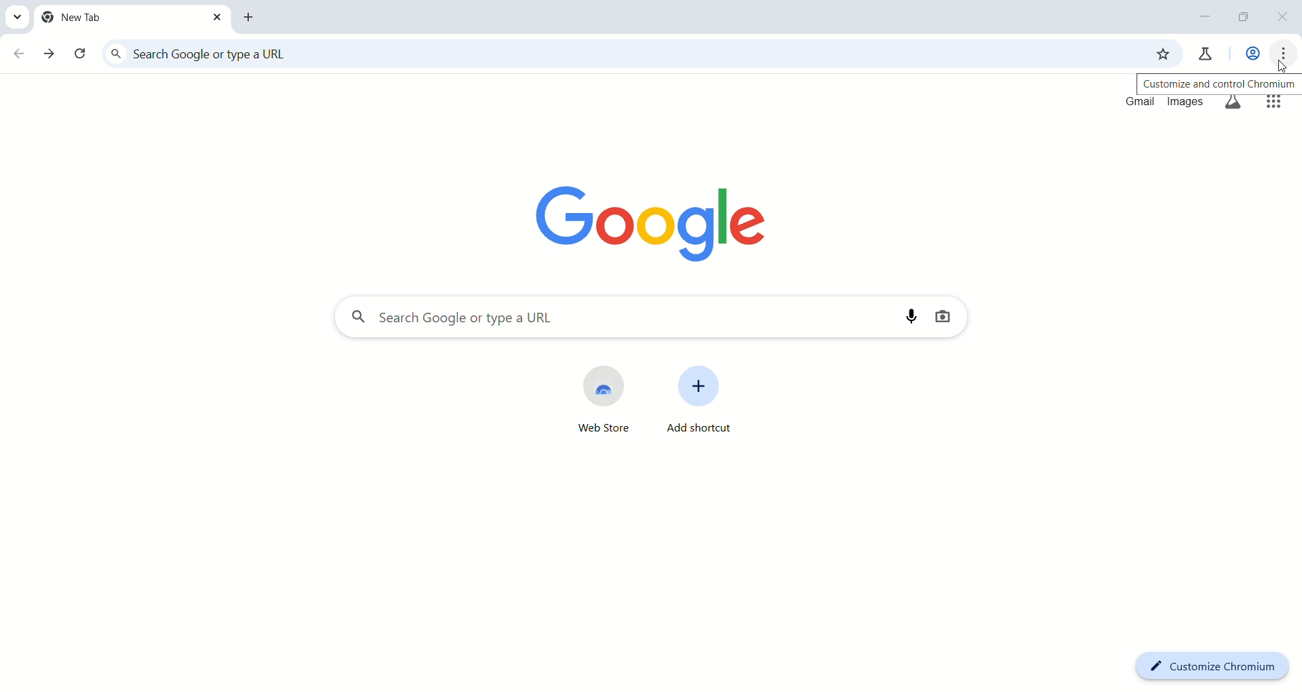  Describe the element at coordinates (1186, 104) in the screenshot. I see `images` at that location.